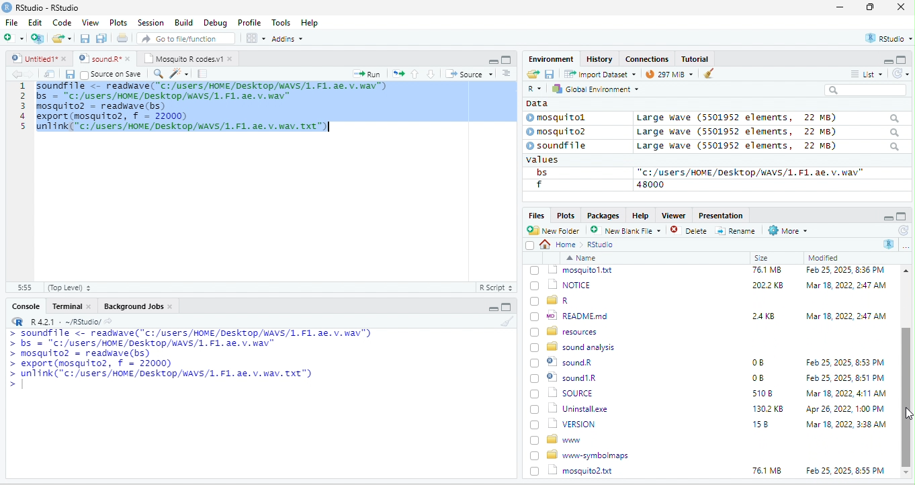 The height and width of the screenshot is (485, 915). I want to click on 31:55, so click(23, 288).